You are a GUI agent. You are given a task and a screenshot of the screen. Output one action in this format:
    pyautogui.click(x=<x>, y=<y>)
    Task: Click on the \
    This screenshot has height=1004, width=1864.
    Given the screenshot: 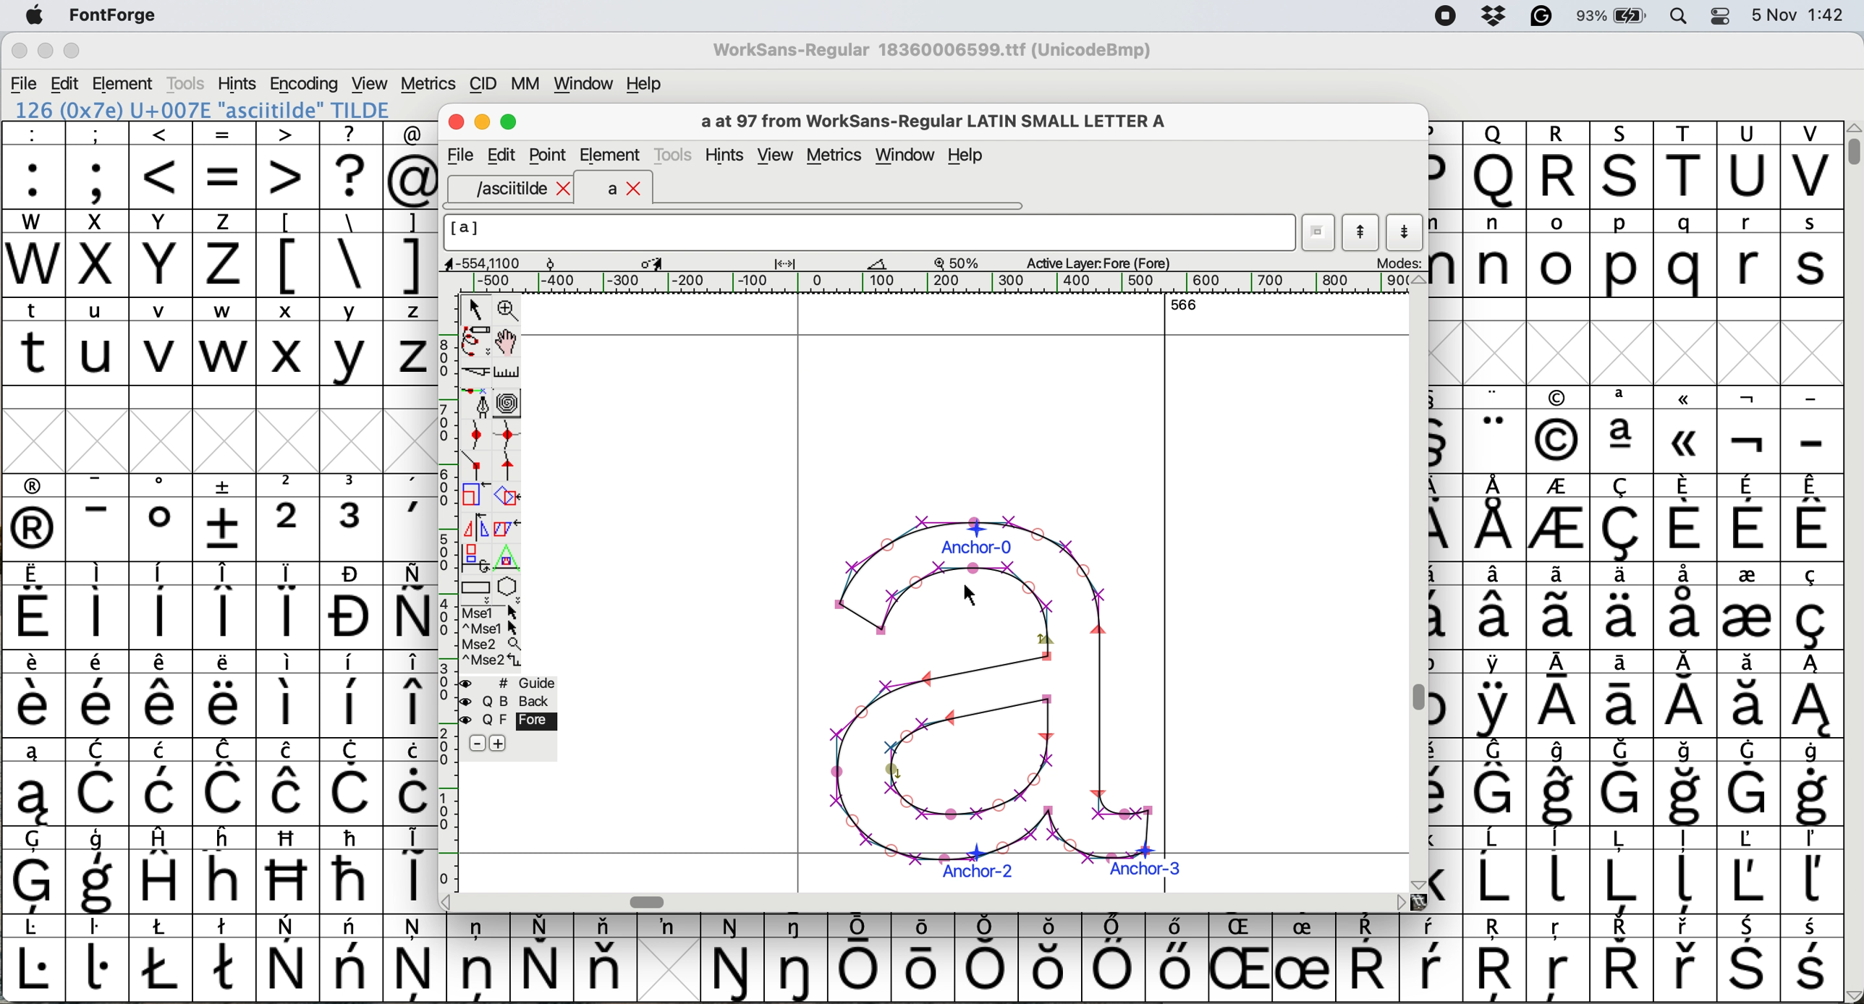 What is the action you would take?
    pyautogui.click(x=350, y=254)
    